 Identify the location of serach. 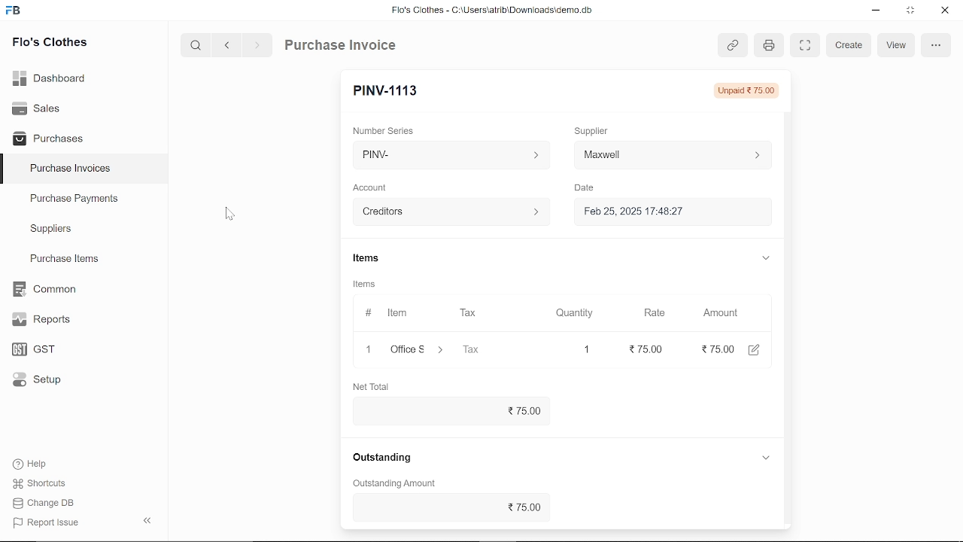
(194, 46).